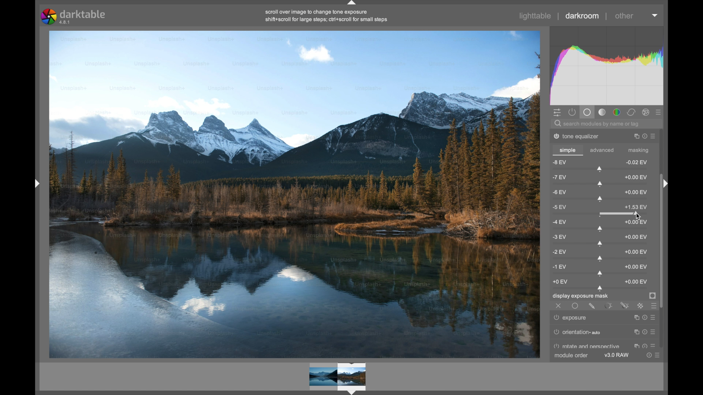  I want to click on tone, so click(603, 112).